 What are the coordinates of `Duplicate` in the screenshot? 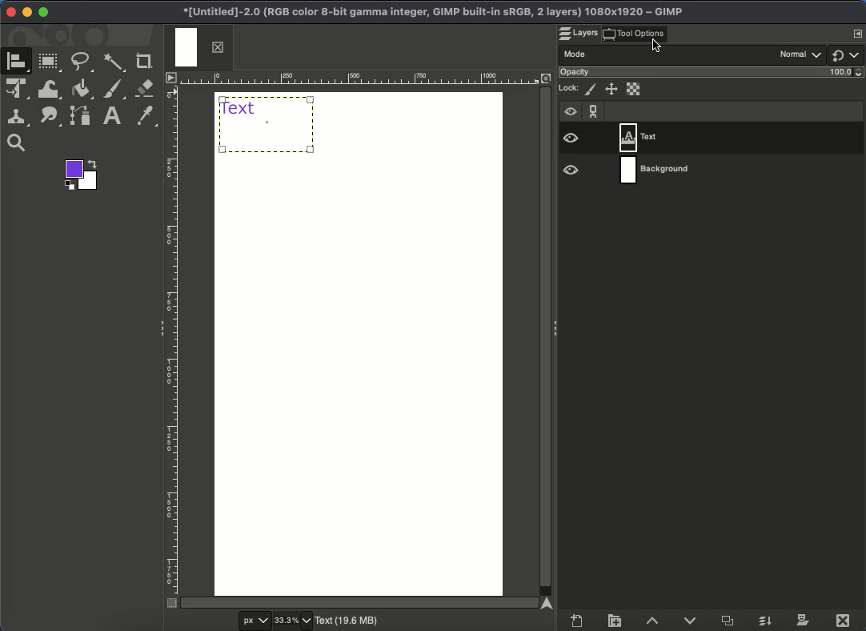 It's located at (730, 621).